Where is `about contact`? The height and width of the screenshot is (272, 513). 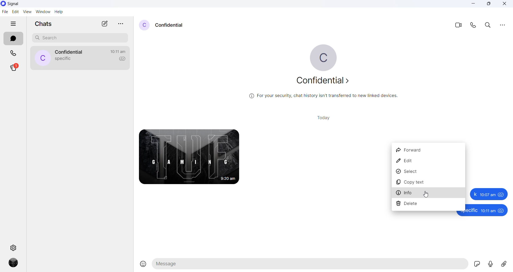 about contact is located at coordinates (322, 81).